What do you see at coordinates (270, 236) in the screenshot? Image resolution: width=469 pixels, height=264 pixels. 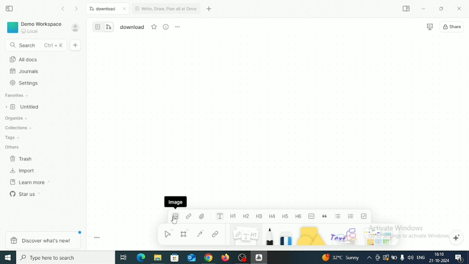 I see `Pen` at bounding box center [270, 236].